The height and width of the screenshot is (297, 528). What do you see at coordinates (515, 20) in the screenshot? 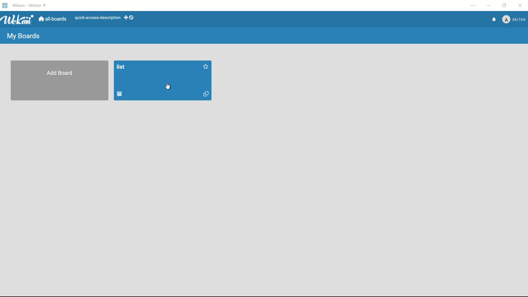
I see `profile` at bounding box center [515, 20].